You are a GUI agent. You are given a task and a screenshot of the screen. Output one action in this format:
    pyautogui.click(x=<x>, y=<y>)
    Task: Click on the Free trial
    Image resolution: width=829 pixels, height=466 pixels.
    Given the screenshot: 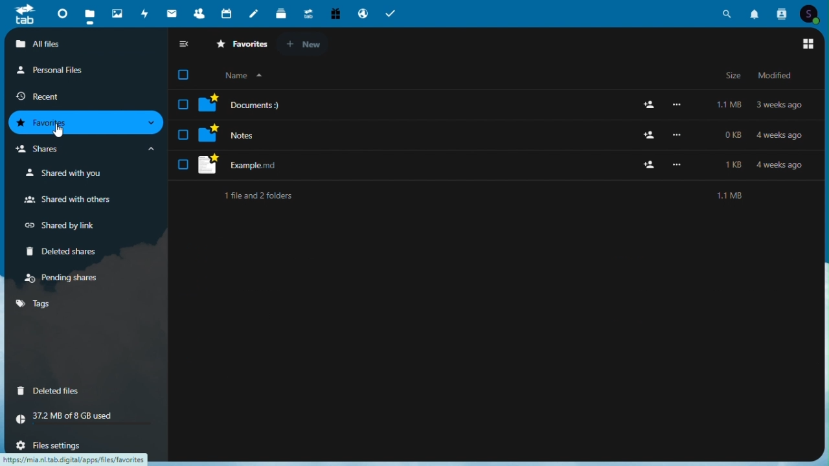 What is the action you would take?
    pyautogui.click(x=334, y=12)
    